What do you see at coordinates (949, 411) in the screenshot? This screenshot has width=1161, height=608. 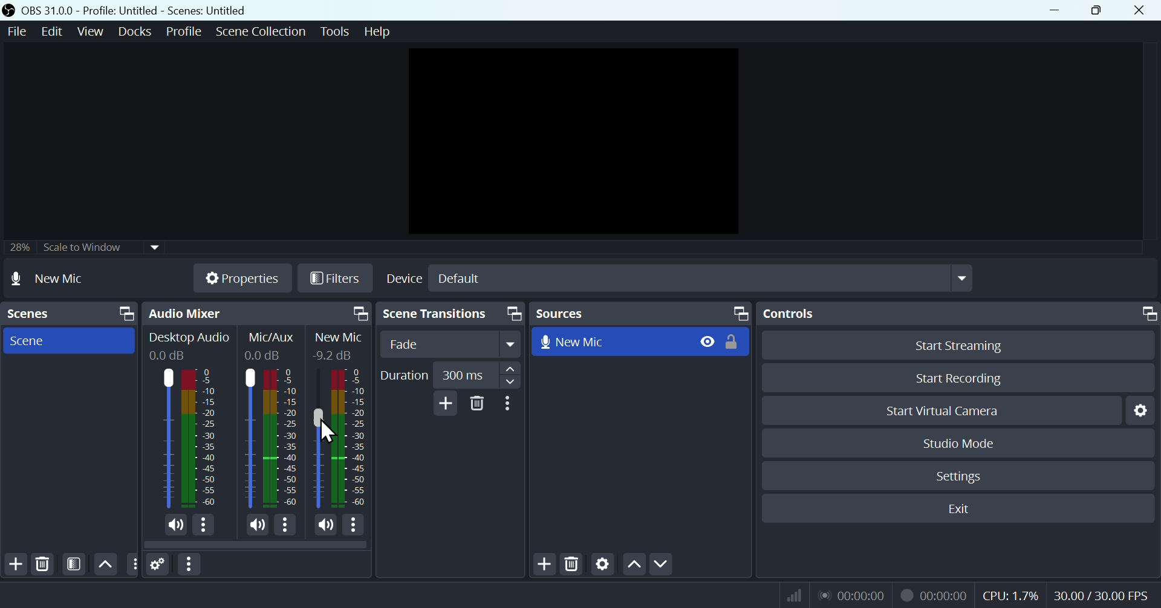 I see `start Virtual camera` at bounding box center [949, 411].